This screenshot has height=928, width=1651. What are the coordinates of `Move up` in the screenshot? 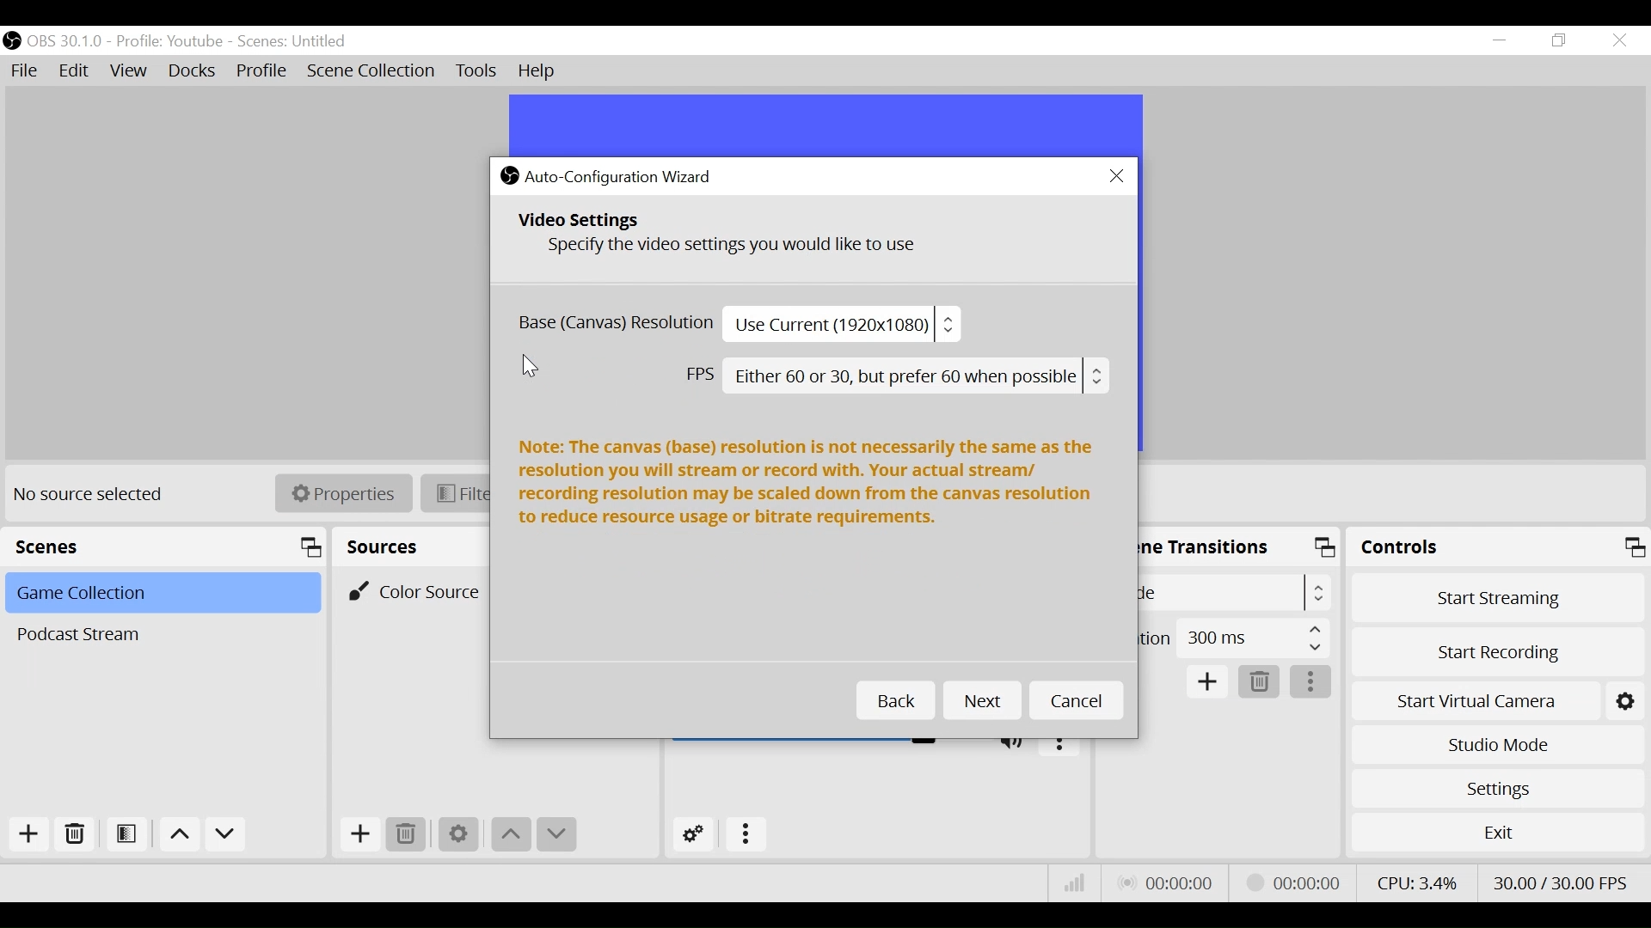 It's located at (177, 833).